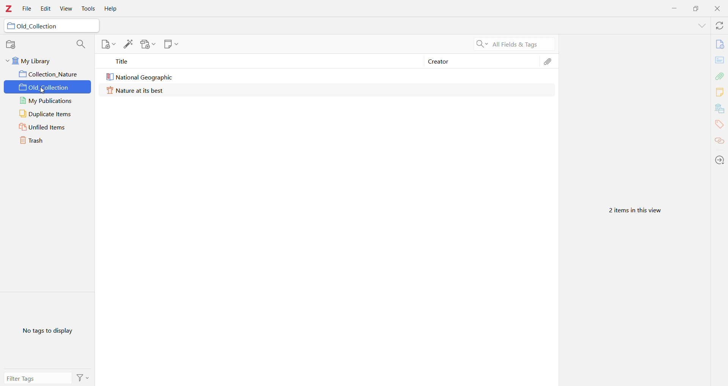 The width and height of the screenshot is (728, 386). Describe the element at coordinates (719, 93) in the screenshot. I see `Notes` at that location.